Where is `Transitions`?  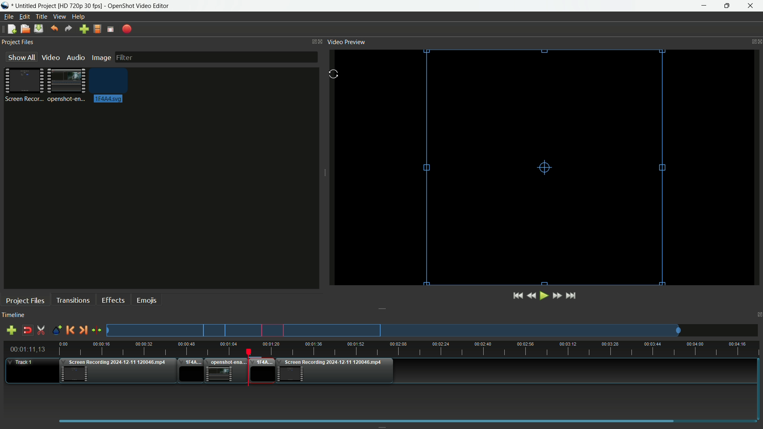 Transitions is located at coordinates (73, 300).